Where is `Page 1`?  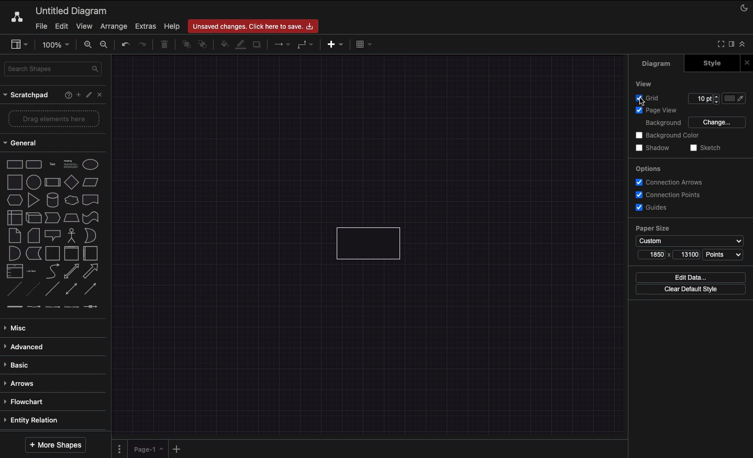
Page 1 is located at coordinates (149, 450).